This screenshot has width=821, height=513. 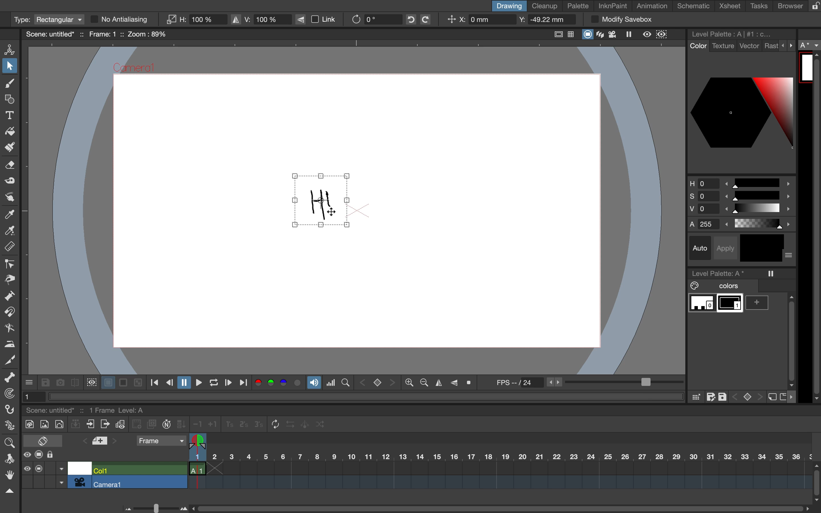 What do you see at coordinates (57, 455) in the screenshot?
I see `lock toggle all` at bounding box center [57, 455].